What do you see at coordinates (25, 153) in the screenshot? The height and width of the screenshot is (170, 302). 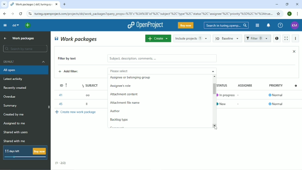 I see `11 days left buy now` at bounding box center [25, 153].